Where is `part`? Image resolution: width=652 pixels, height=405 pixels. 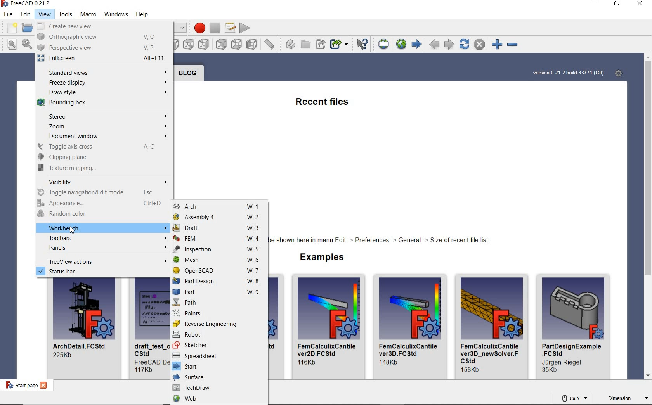
part is located at coordinates (218, 292).